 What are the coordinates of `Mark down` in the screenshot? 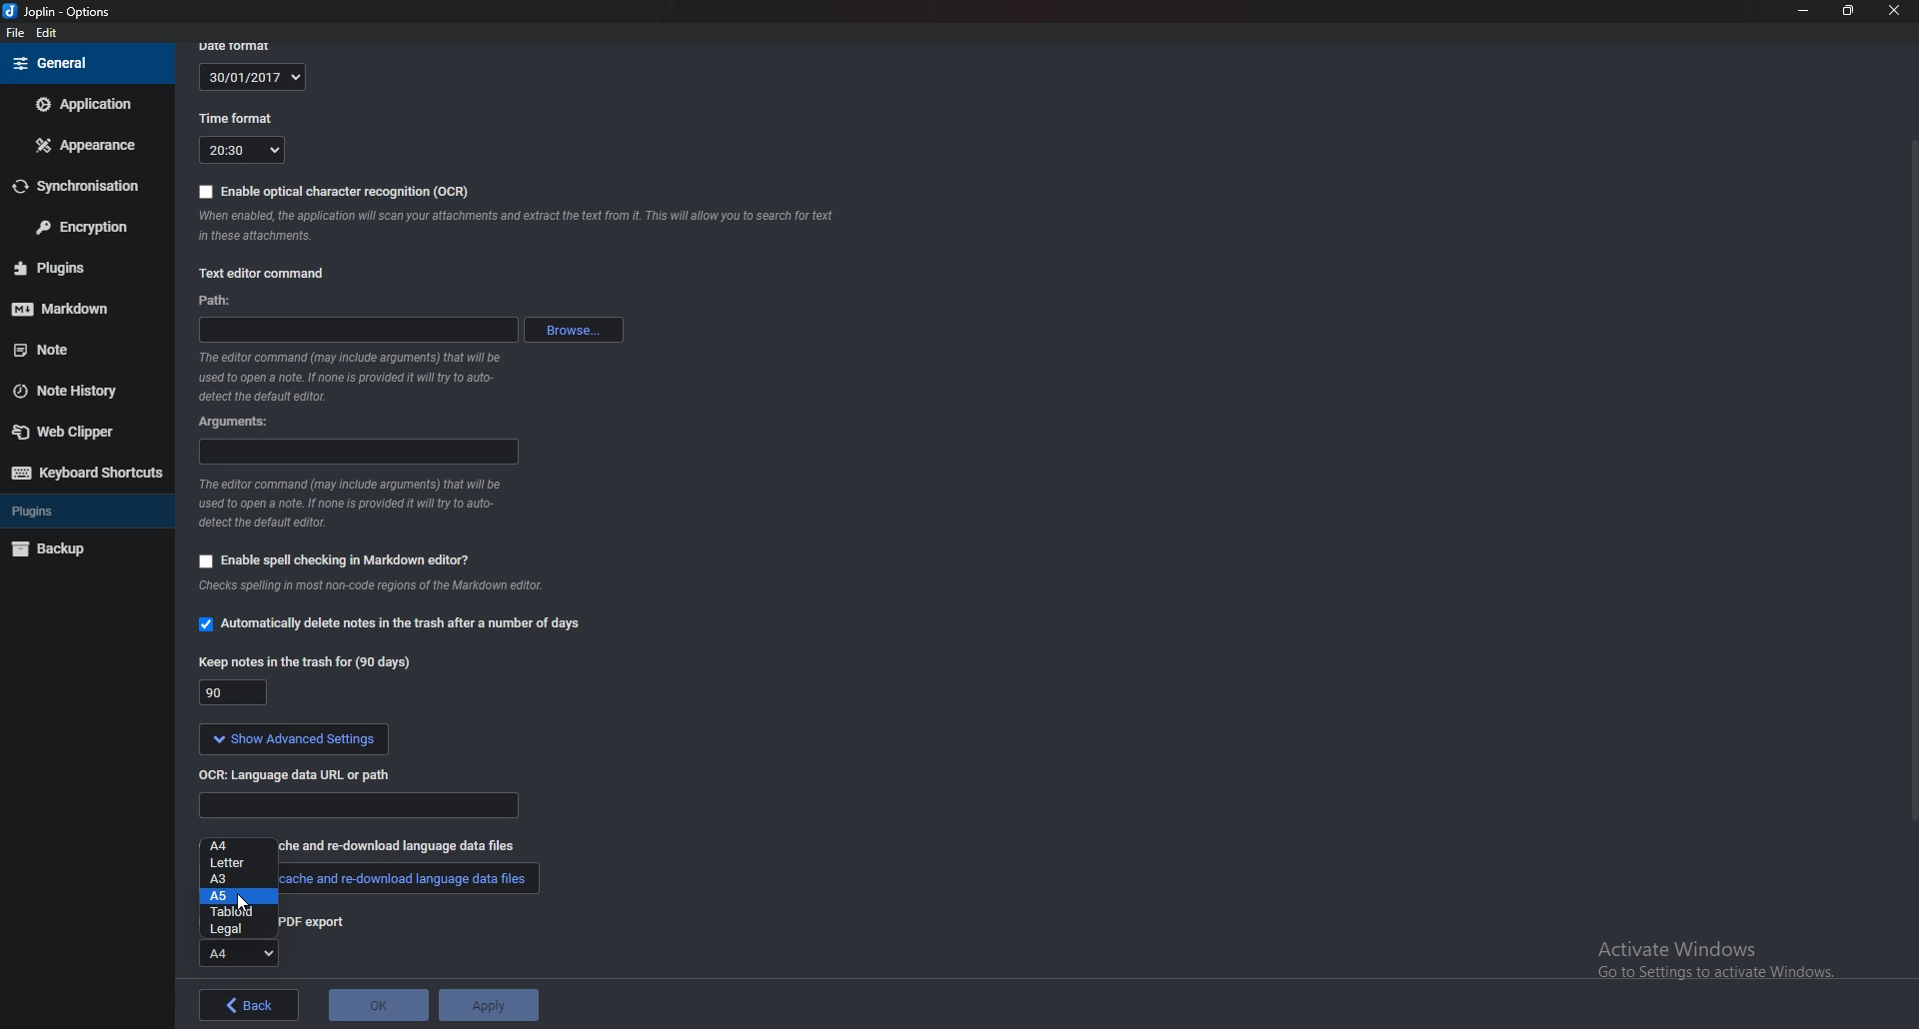 It's located at (75, 308).